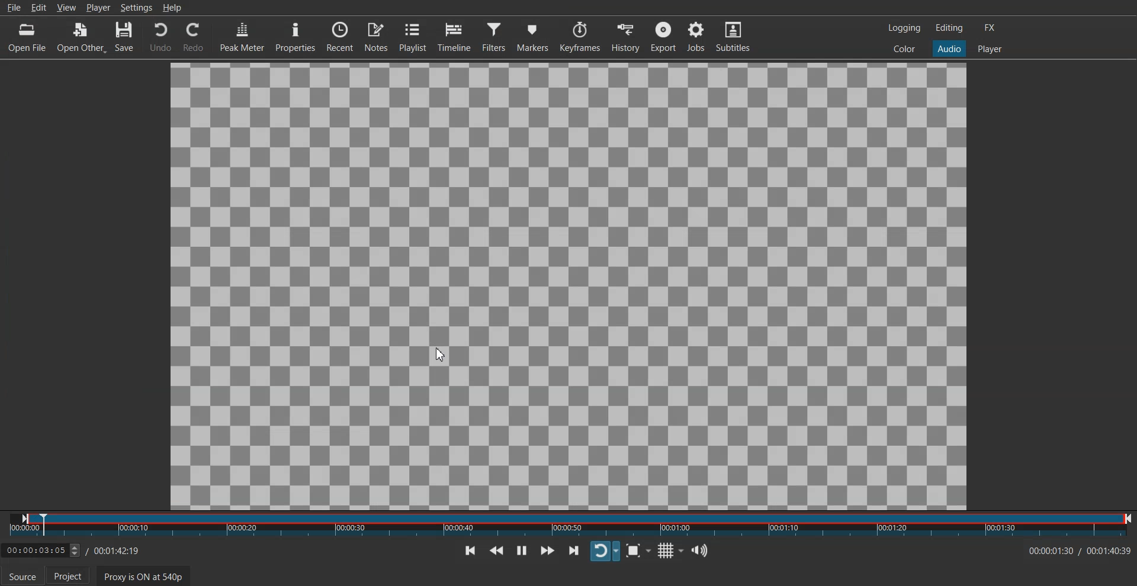  I want to click on Open Other, so click(82, 37).